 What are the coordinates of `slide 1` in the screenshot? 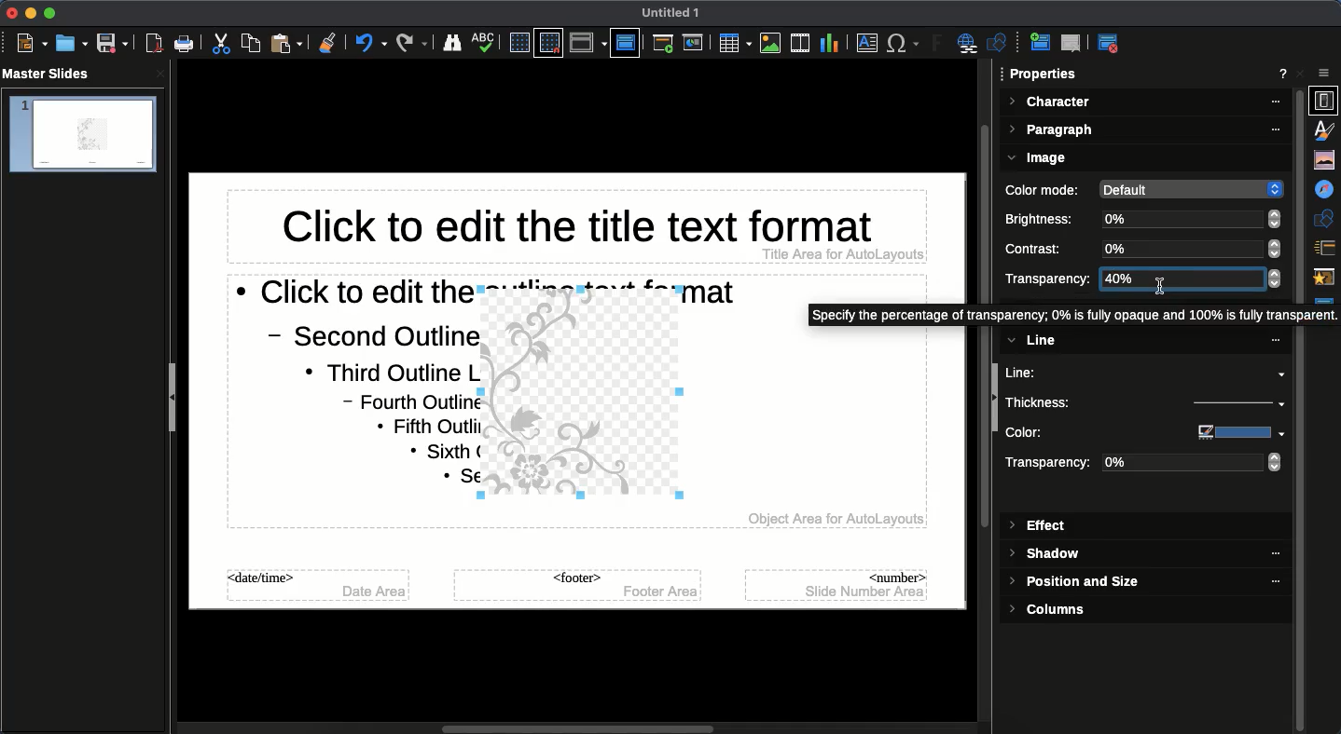 It's located at (82, 135).